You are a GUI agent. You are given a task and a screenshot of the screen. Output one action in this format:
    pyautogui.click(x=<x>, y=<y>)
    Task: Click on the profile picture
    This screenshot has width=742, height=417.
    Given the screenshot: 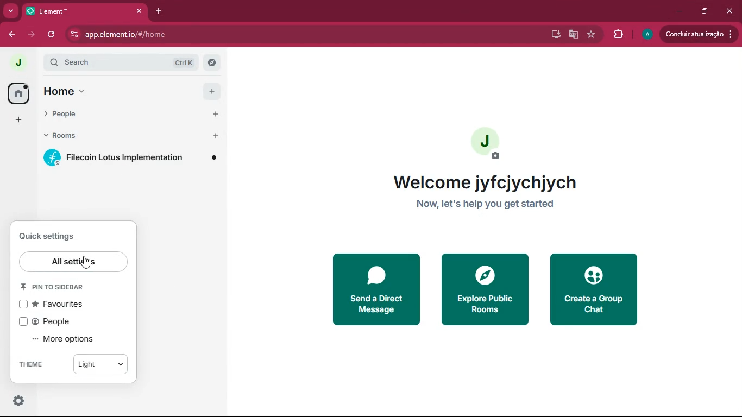 What is the action you would take?
    pyautogui.click(x=15, y=62)
    